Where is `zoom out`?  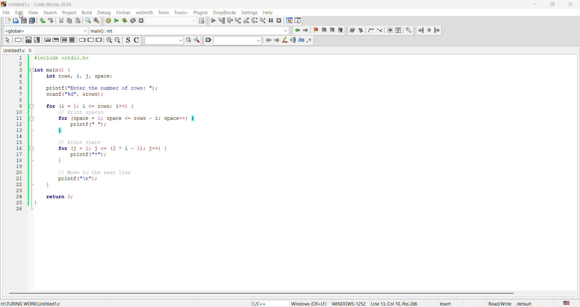 zoom out is located at coordinates (118, 40).